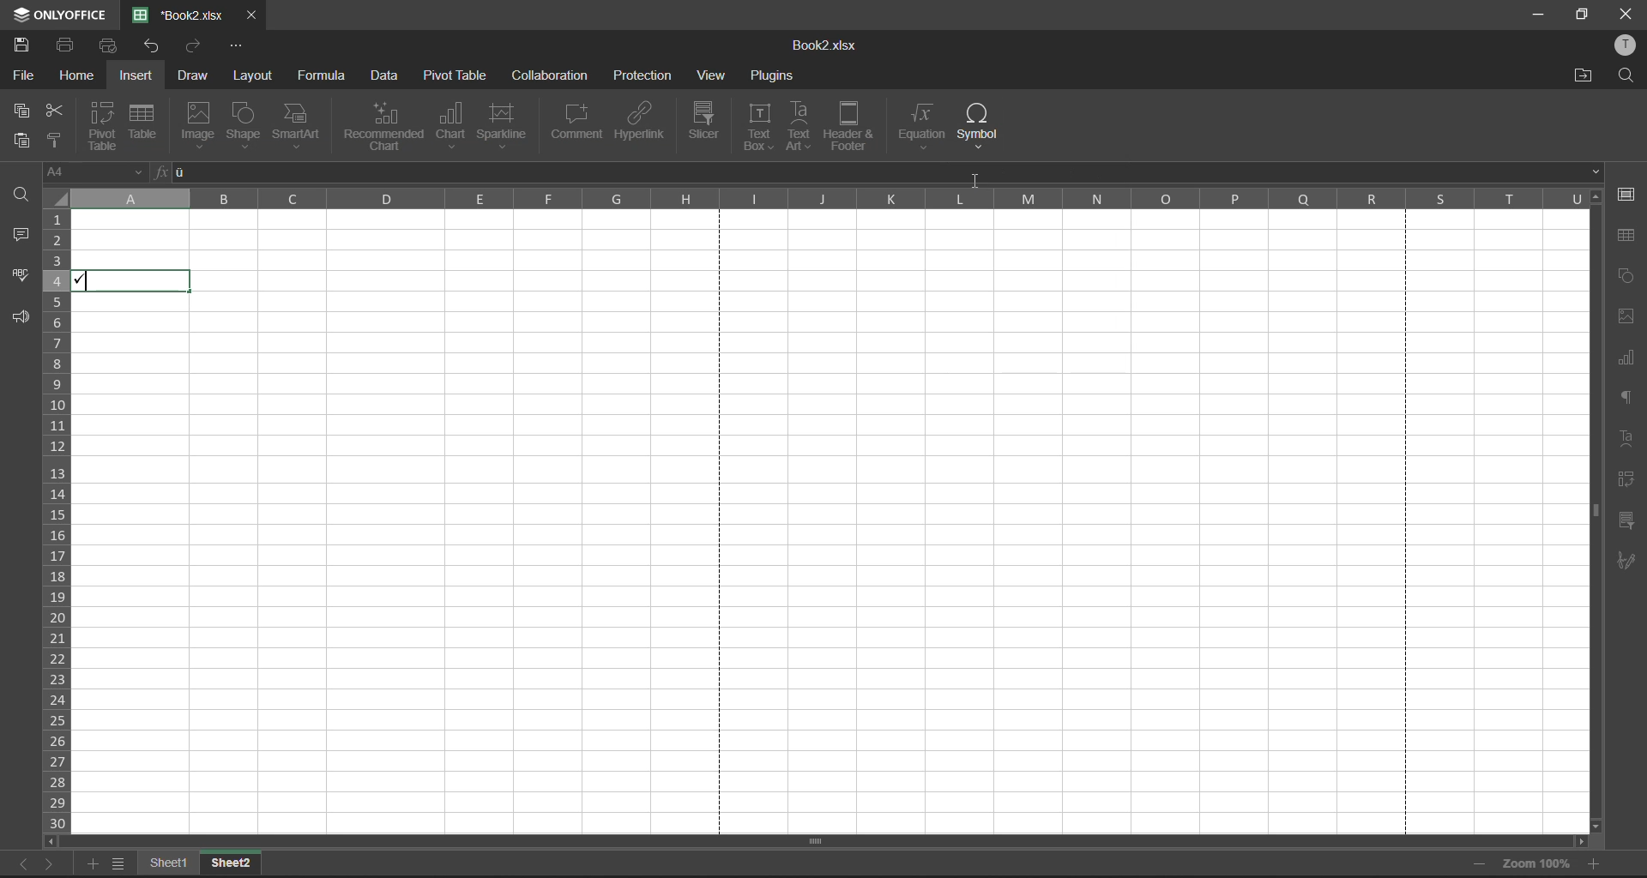  I want to click on slicer, so click(708, 123).